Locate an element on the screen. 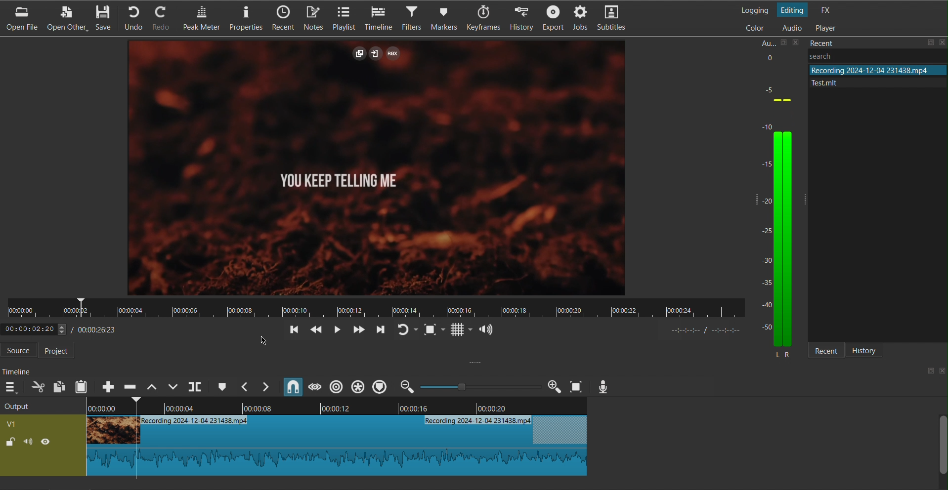 This screenshot has width=948, height=490. Go back is located at coordinates (294, 330).